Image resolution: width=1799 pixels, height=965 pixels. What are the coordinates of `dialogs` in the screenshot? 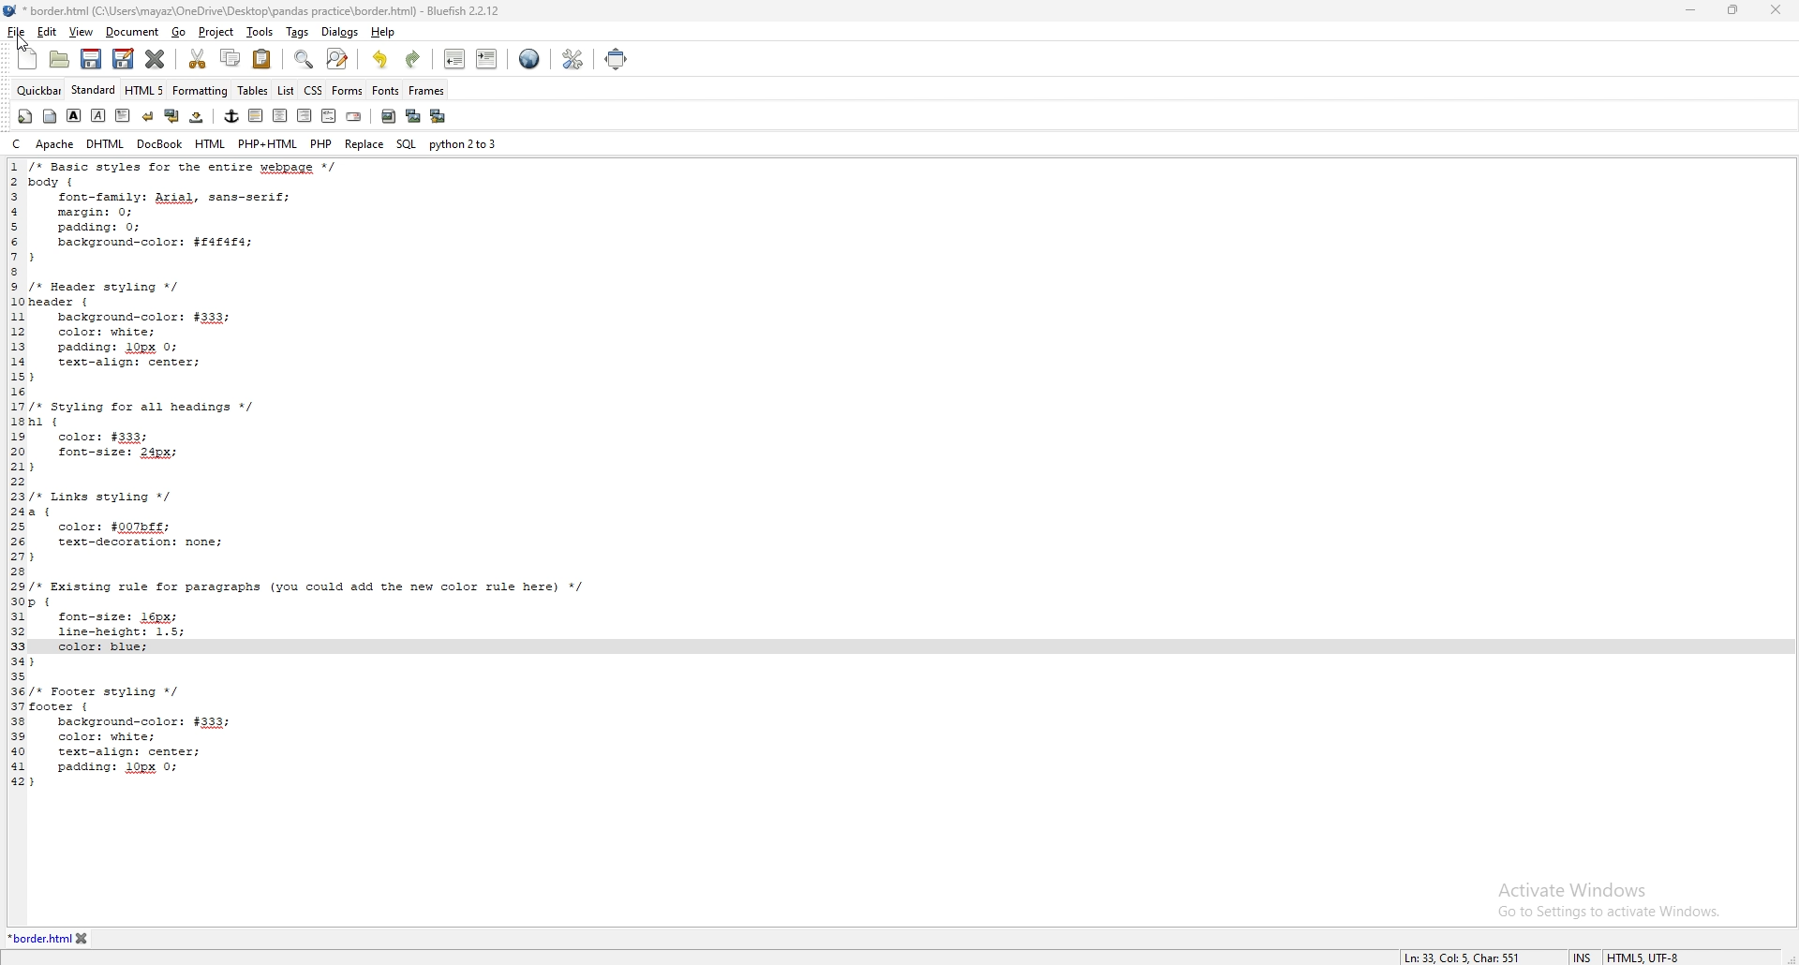 It's located at (341, 31).